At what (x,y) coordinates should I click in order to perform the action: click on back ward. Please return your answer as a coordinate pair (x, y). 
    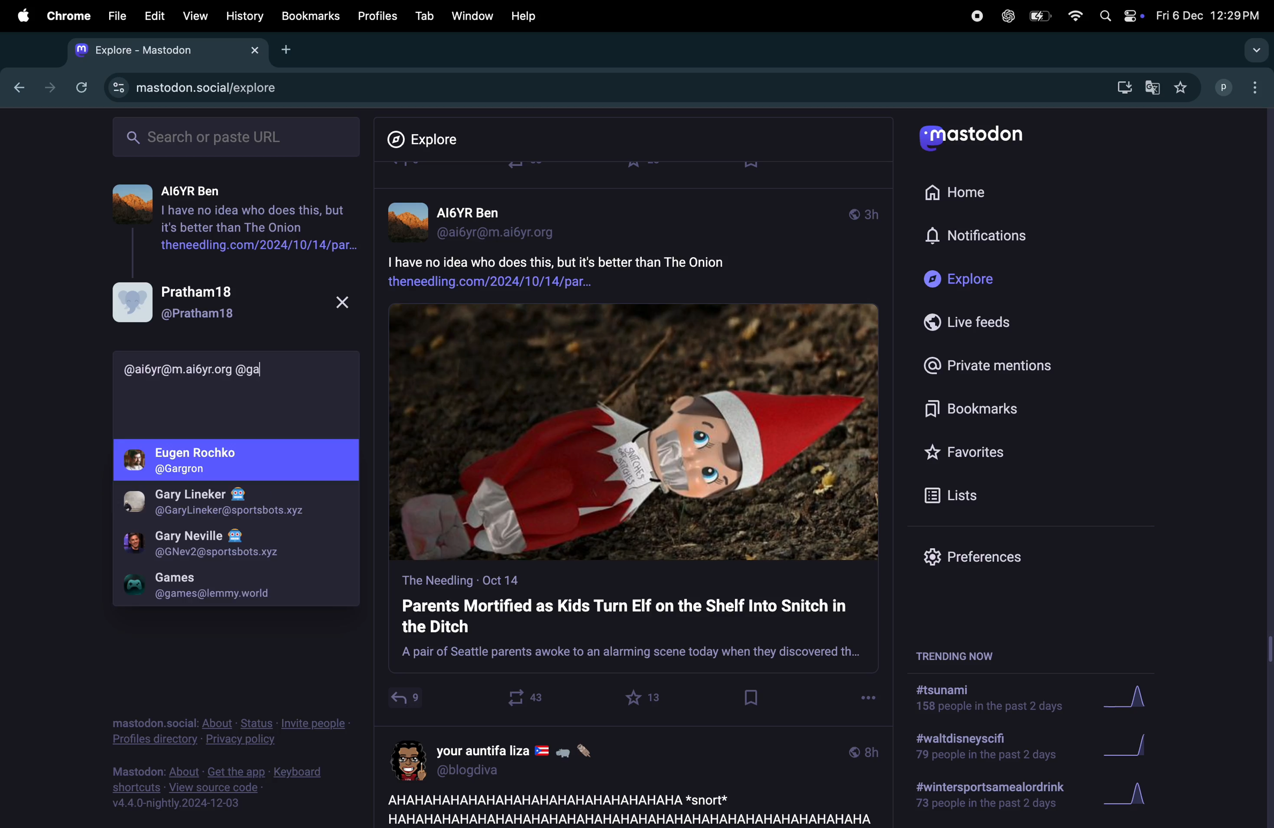
    Looking at the image, I should click on (16, 86).